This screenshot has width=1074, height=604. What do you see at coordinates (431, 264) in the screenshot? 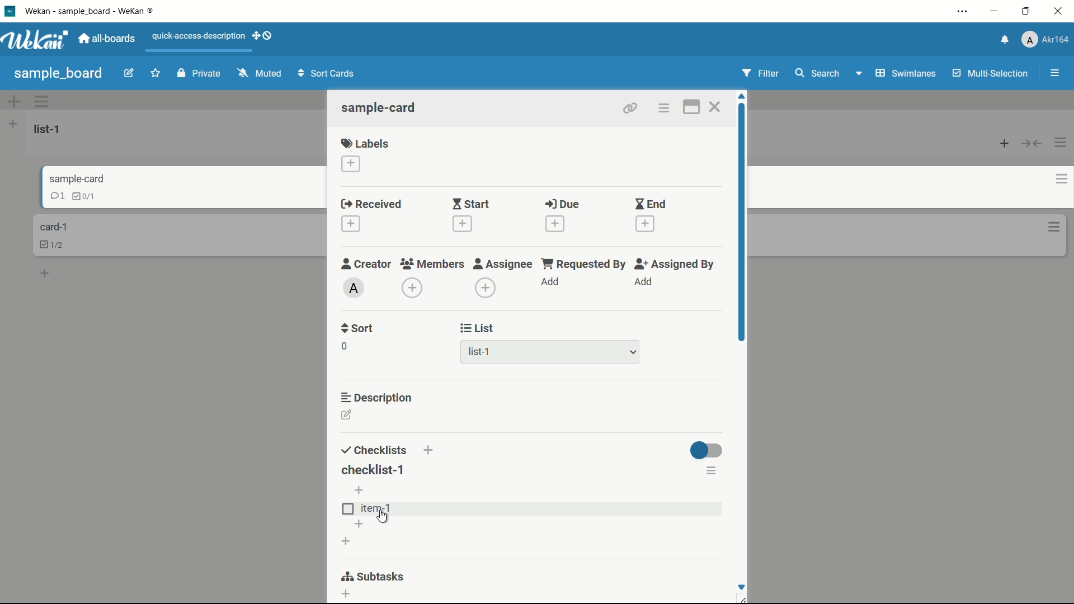
I see `members` at bounding box center [431, 264].